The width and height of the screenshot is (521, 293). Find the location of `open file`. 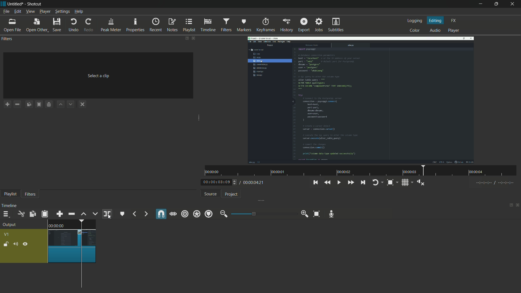

open file is located at coordinates (12, 25).